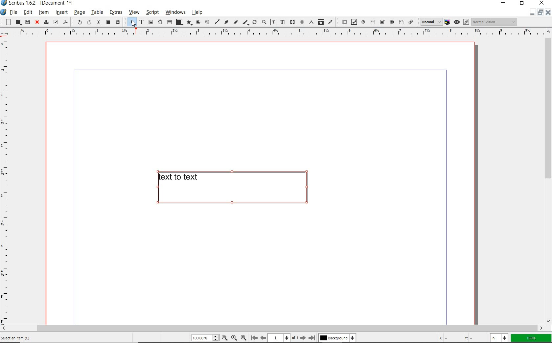  I want to click on open, so click(18, 23).